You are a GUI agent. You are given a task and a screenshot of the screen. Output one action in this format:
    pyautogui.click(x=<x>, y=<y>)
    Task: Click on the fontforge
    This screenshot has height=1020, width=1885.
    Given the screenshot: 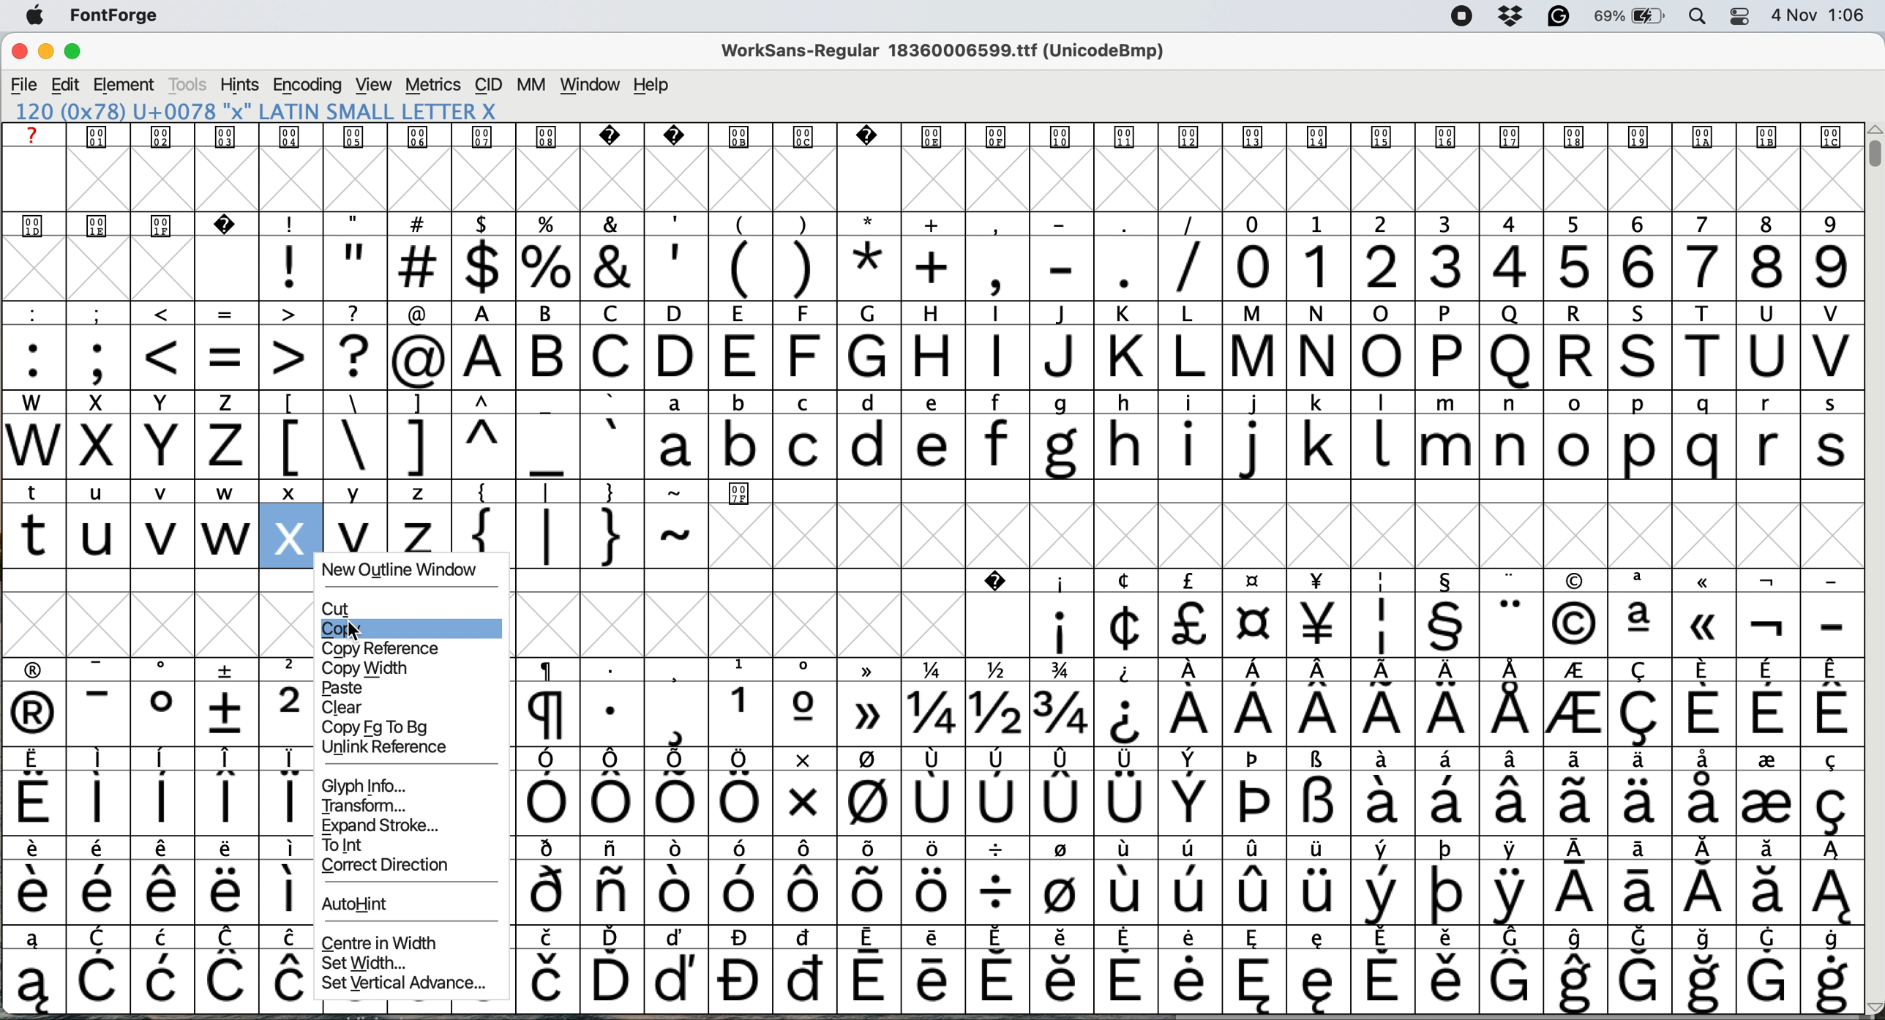 What is the action you would take?
    pyautogui.click(x=120, y=18)
    